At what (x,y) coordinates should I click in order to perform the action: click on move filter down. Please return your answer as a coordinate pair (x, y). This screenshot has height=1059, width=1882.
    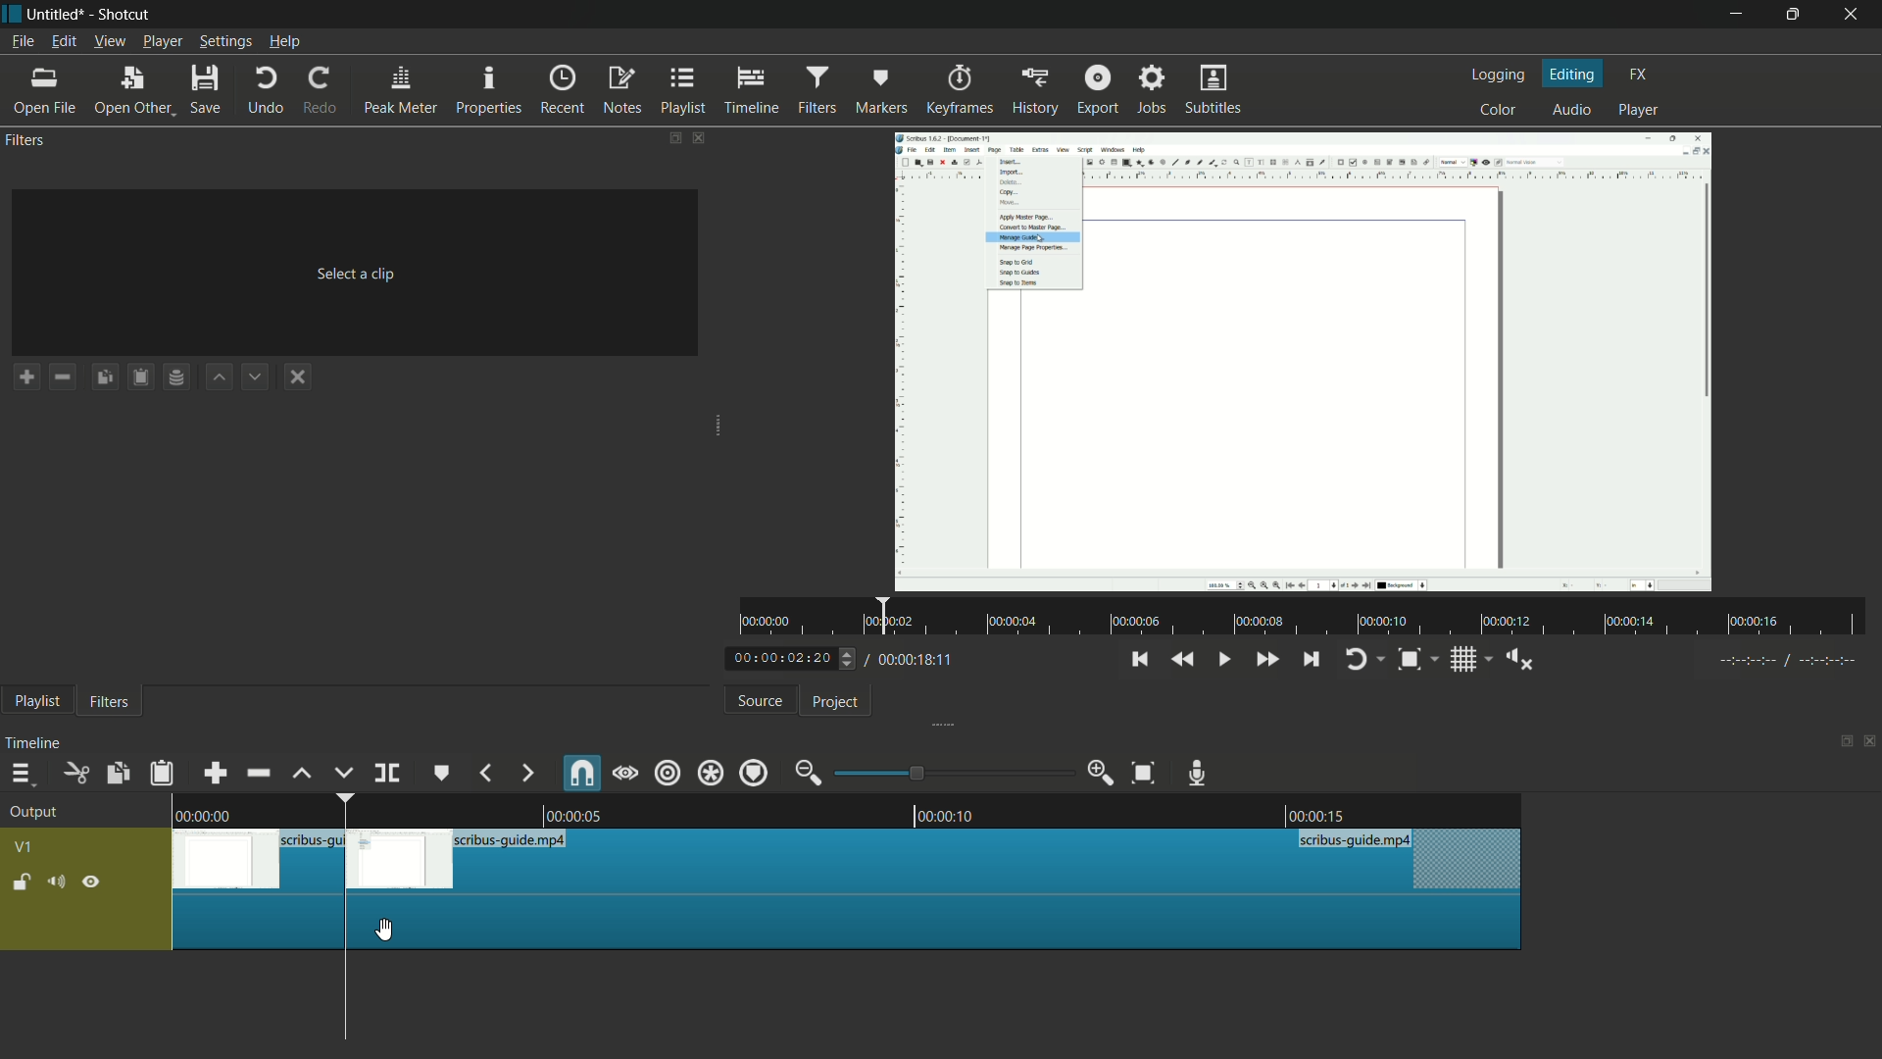
    Looking at the image, I should click on (257, 377).